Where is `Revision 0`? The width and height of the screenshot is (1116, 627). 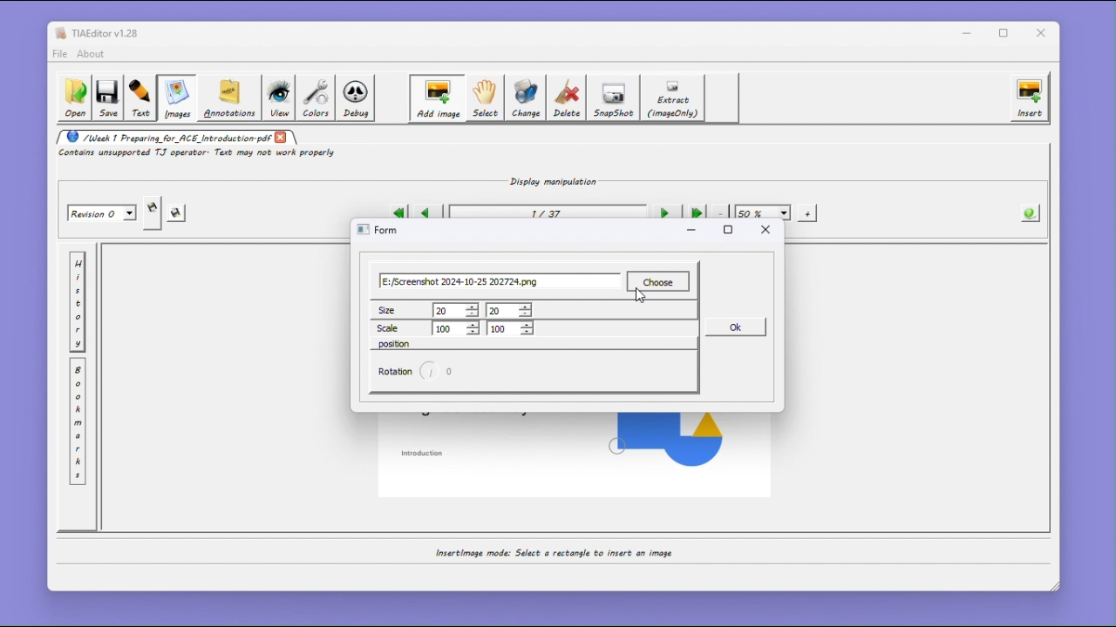
Revision 0 is located at coordinates (103, 213).